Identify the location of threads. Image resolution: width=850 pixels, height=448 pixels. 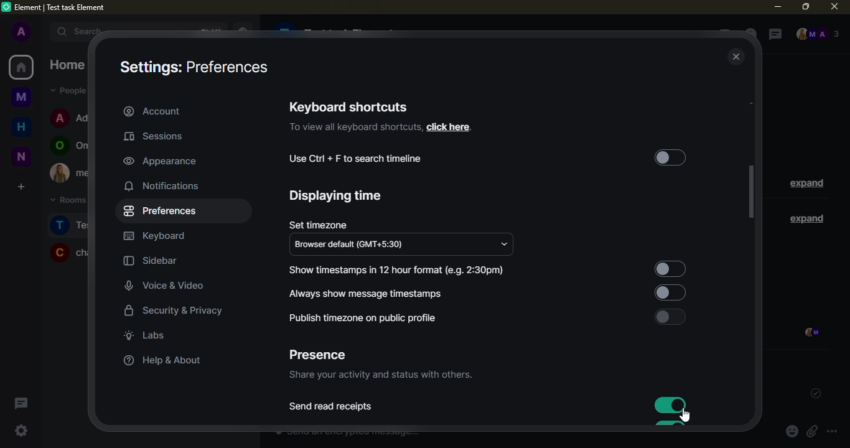
(773, 35).